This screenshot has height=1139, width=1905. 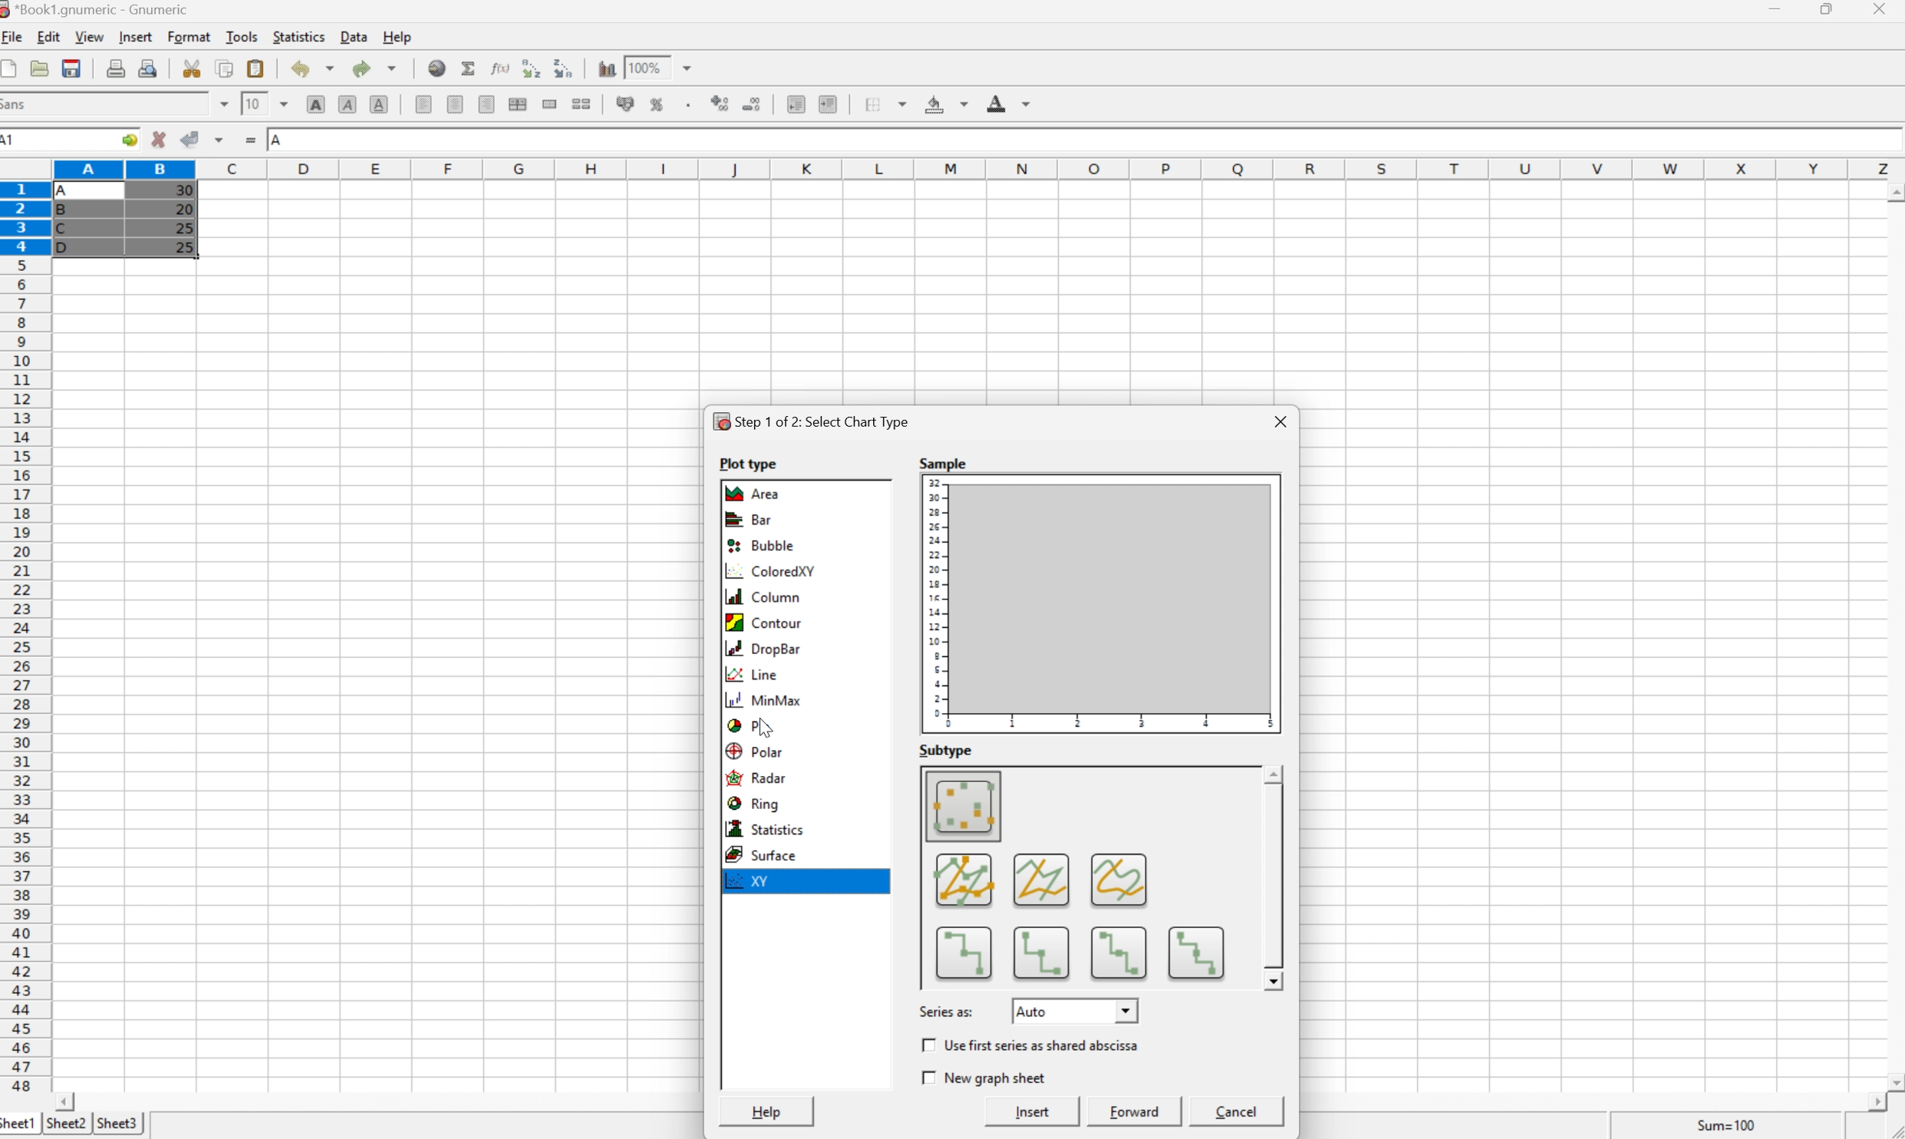 What do you see at coordinates (278, 140) in the screenshot?
I see `A` at bounding box center [278, 140].